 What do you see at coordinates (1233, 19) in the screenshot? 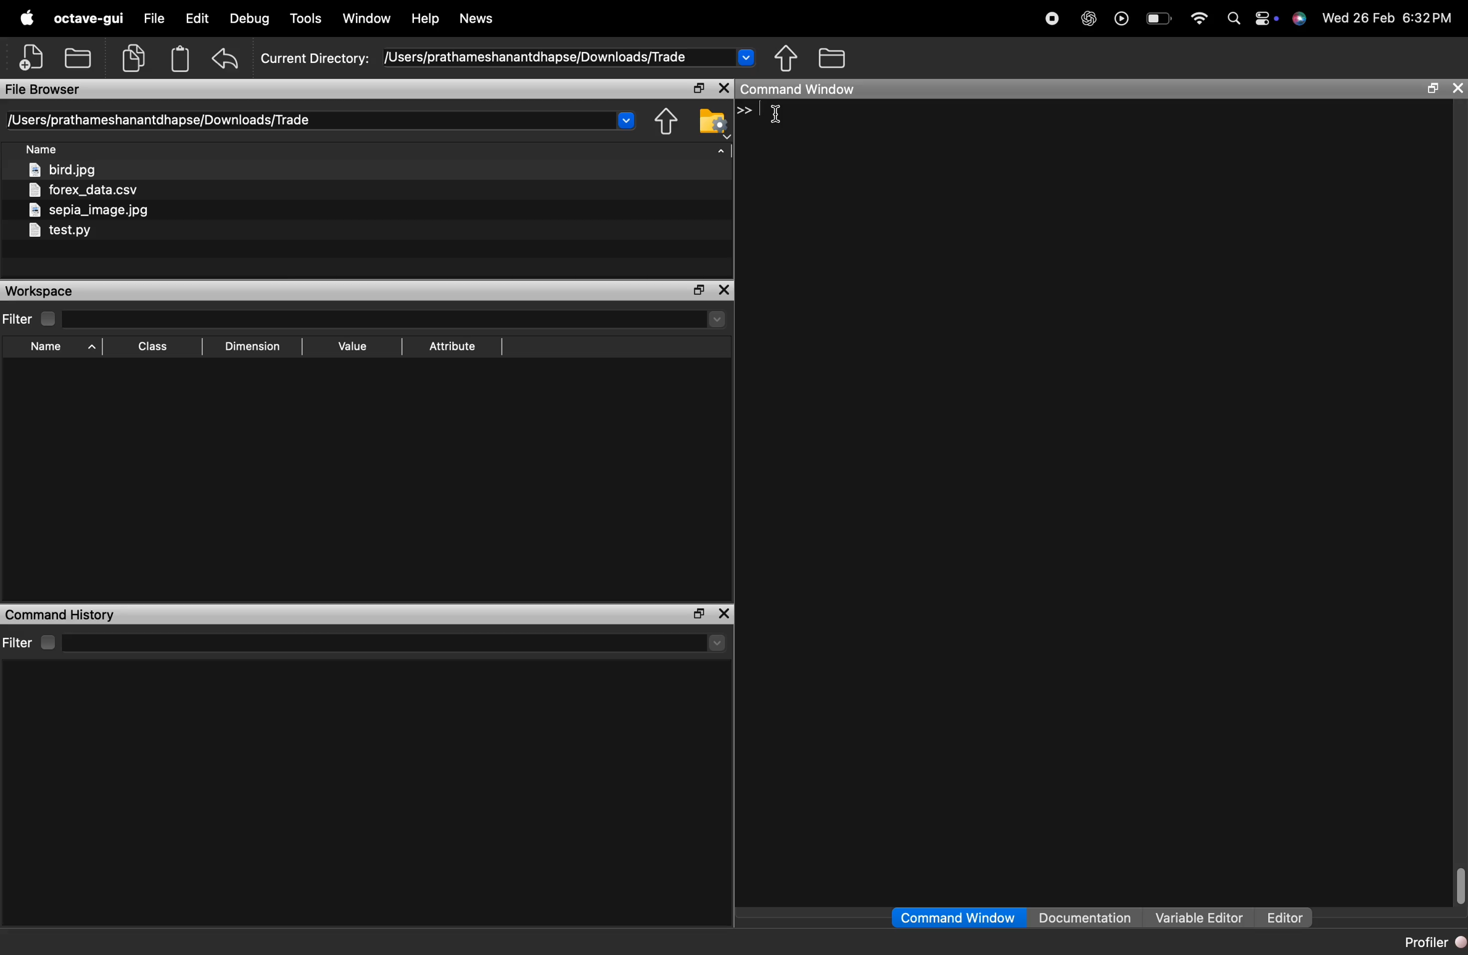
I see `search` at bounding box center [1233, 19].